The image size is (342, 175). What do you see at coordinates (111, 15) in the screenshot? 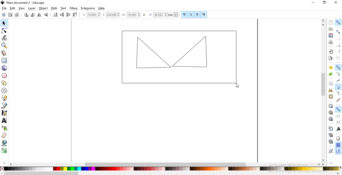
I see `vertical coordinate of selection` at bounding box center [111, 15].